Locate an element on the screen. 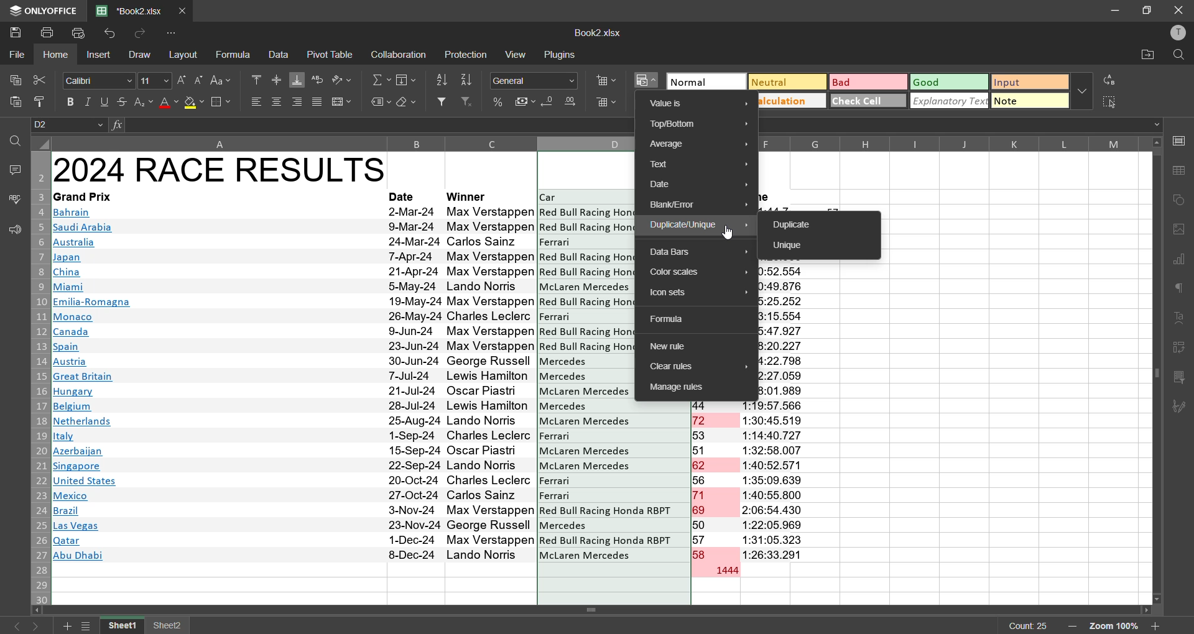  accounting is located at coordinates (525, 99).